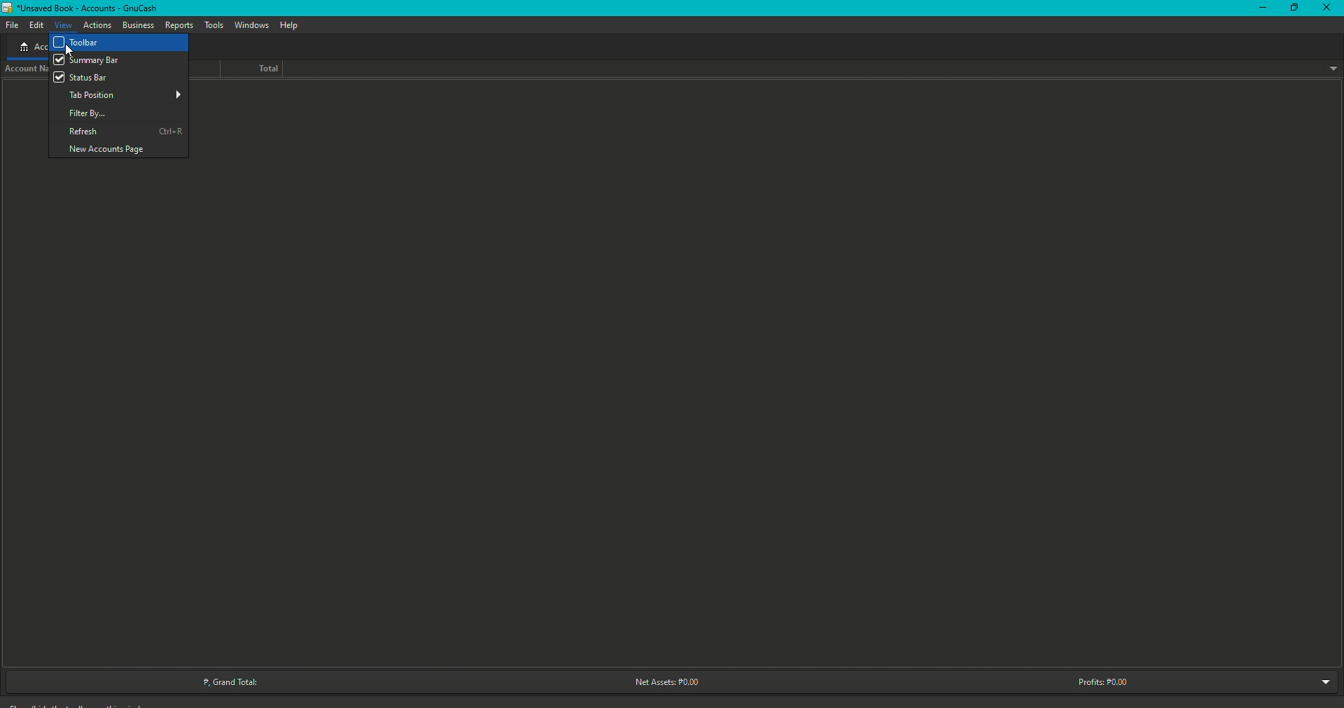 This screenshot has width=1344, height=708. Describe the element at coordinates (138, 24) in the screenshot. I see `Business` at that location.